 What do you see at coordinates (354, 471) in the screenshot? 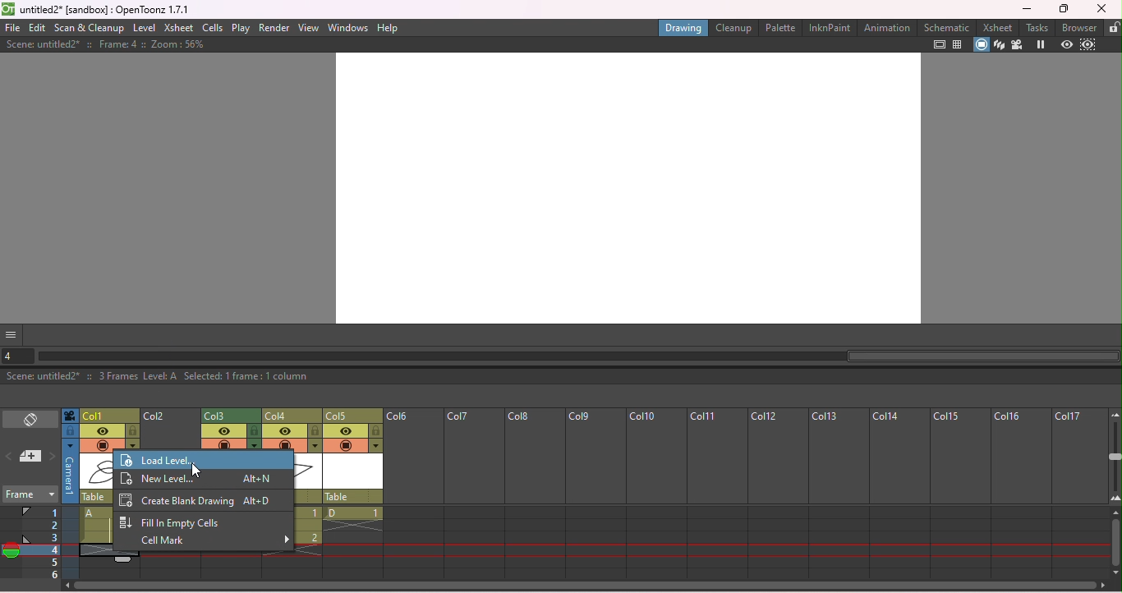
I see `scene` at bounding box center [354, 471].